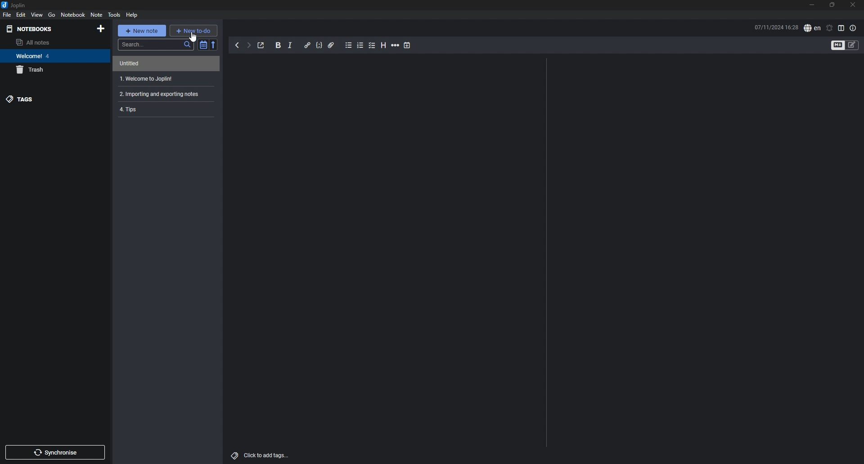 The height and width of the screenshot is (464, 864). Describe the element at coordinates (264, 455) in the screenshot. I see `add tags` at that location.